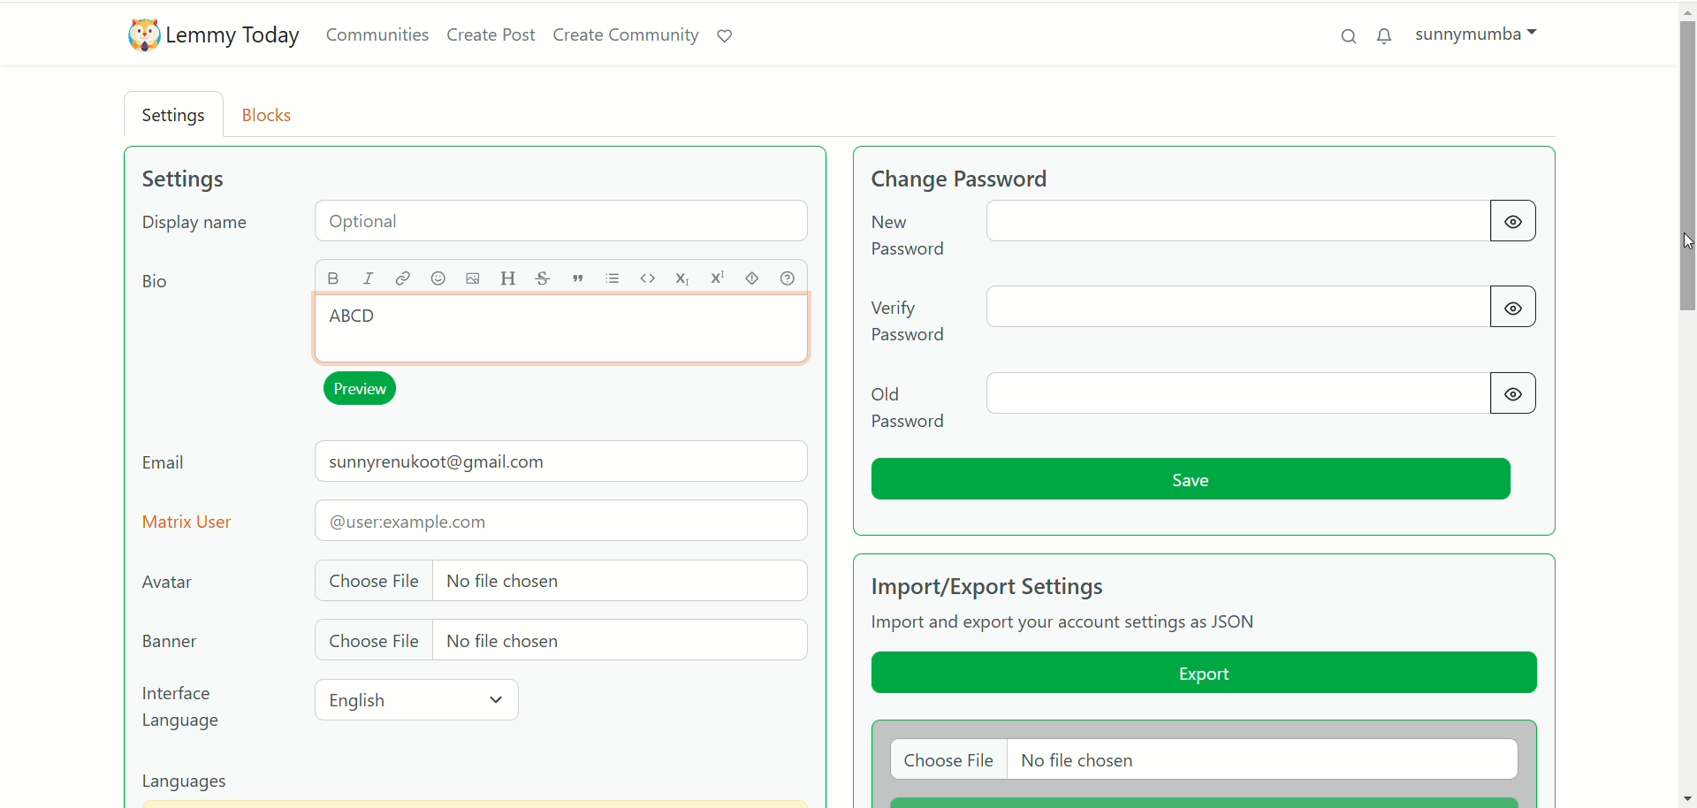 This screenshot has height=808, width=1697. What do you see at coordinates (476, 520) in the screenshot?
I see `matrix user` at bounding box center [476, 520].